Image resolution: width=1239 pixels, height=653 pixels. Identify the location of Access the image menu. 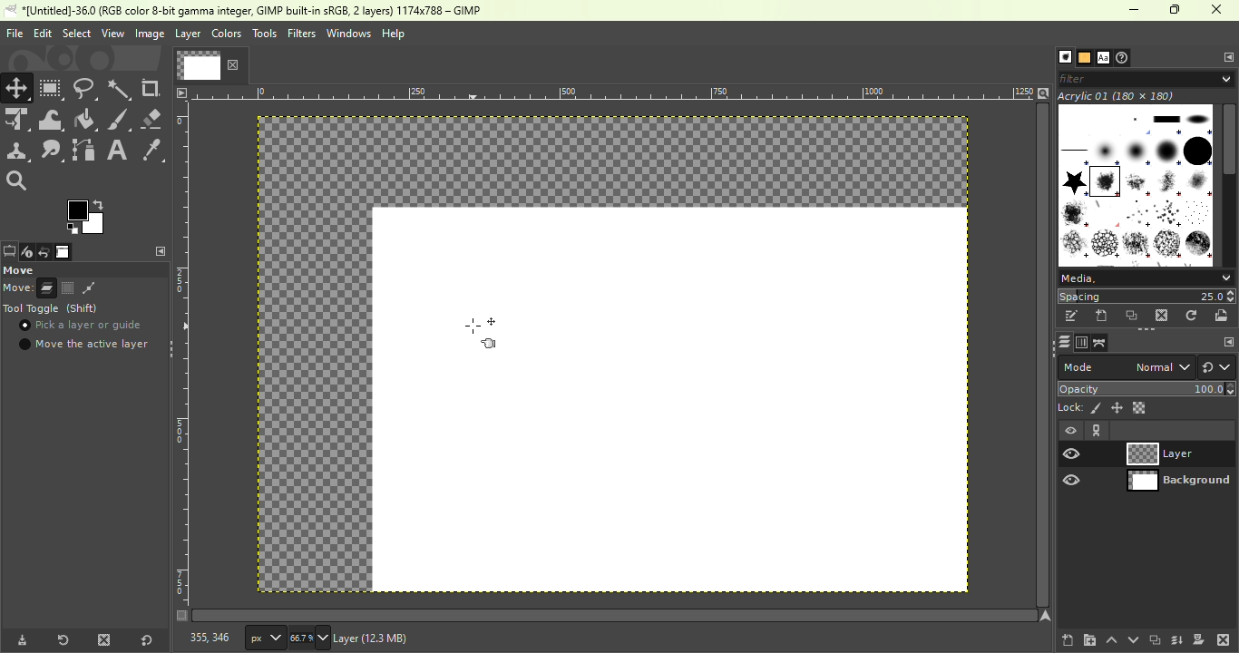
(181, 92).